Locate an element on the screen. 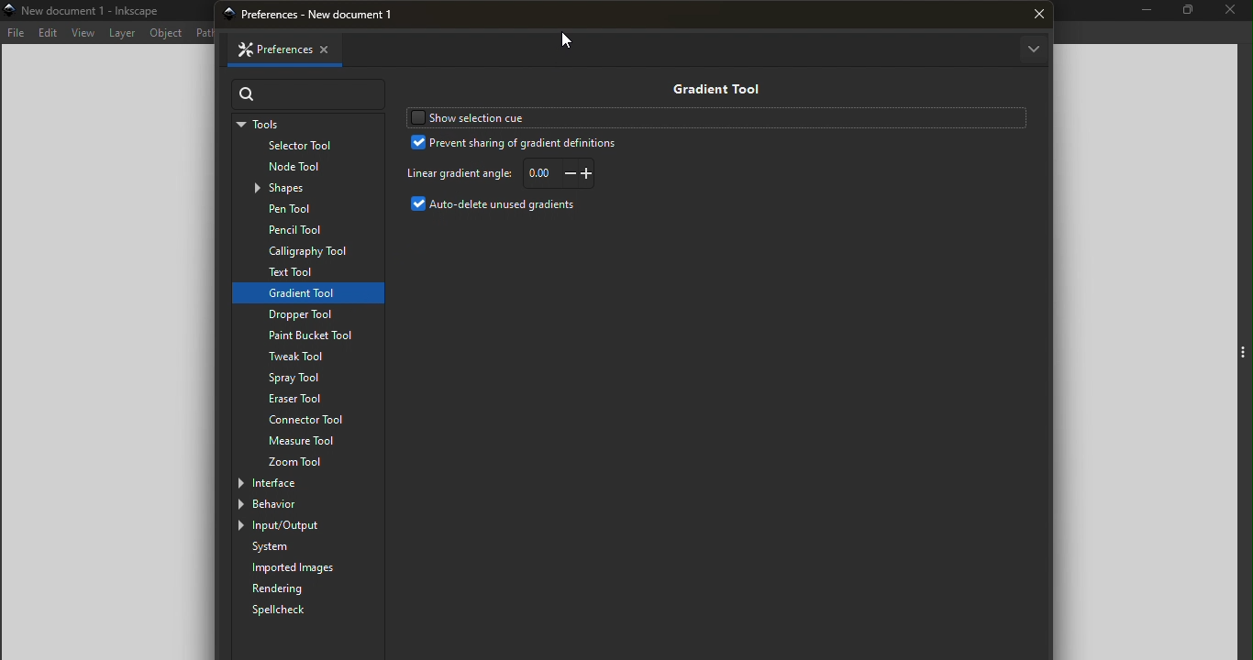  Object is located at coordinates (168, 33).